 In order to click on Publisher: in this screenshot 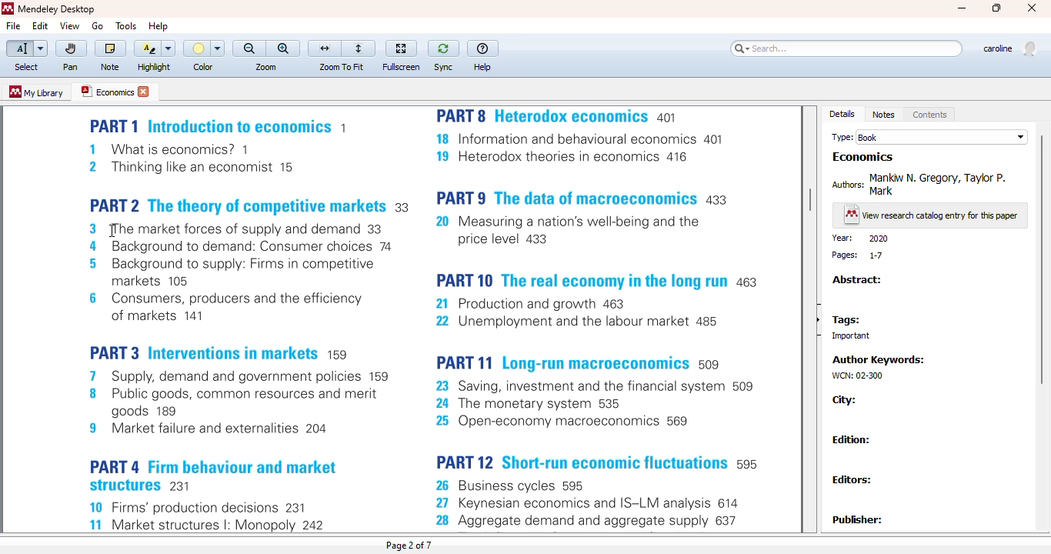, I will do `click(859, 520)`.